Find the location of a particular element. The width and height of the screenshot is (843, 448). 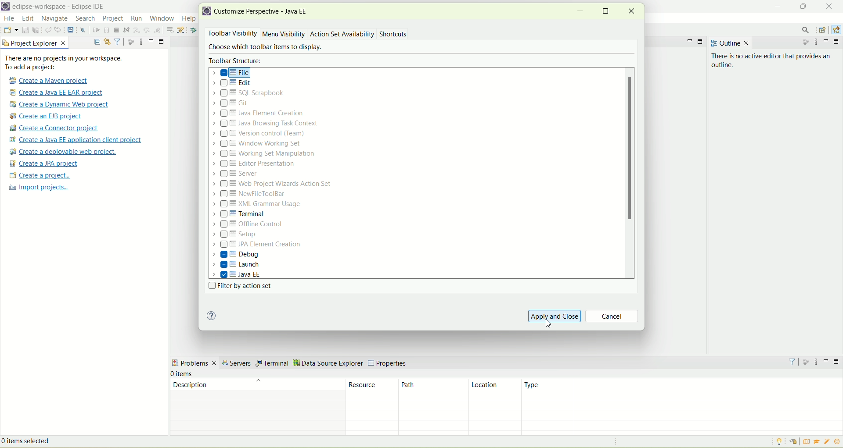

Java browsing task content is located at coordinates (265, 123).